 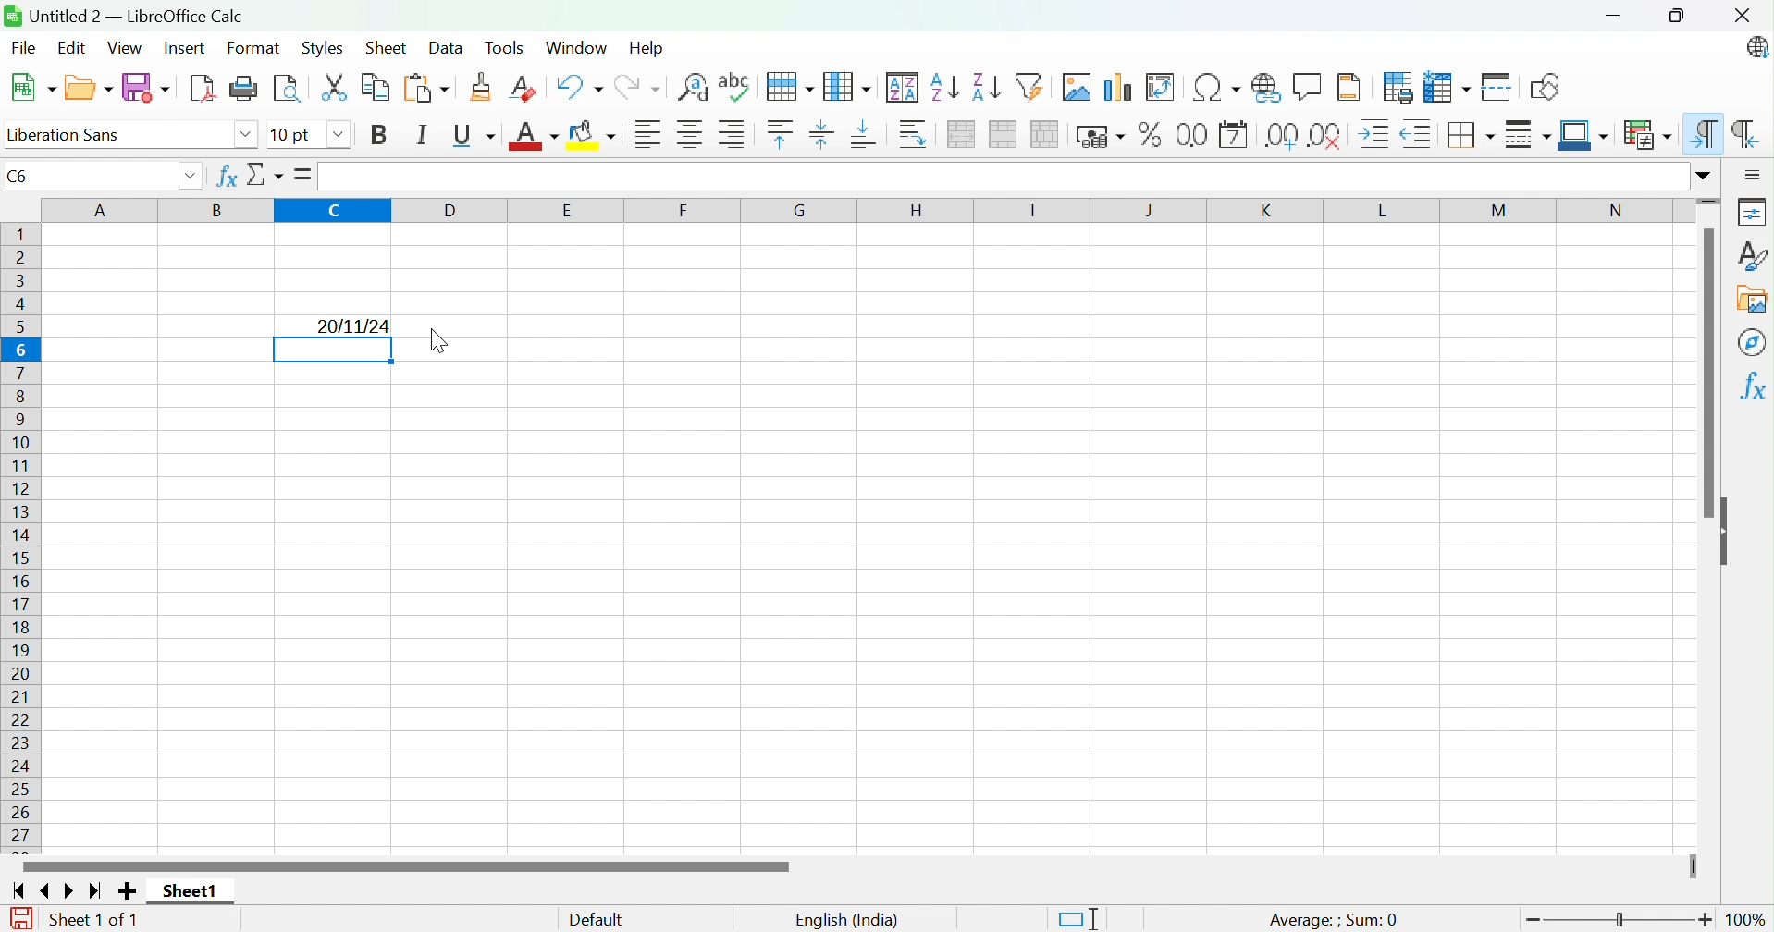 I want to click on Zoom in, so click(x=1708, y=920).